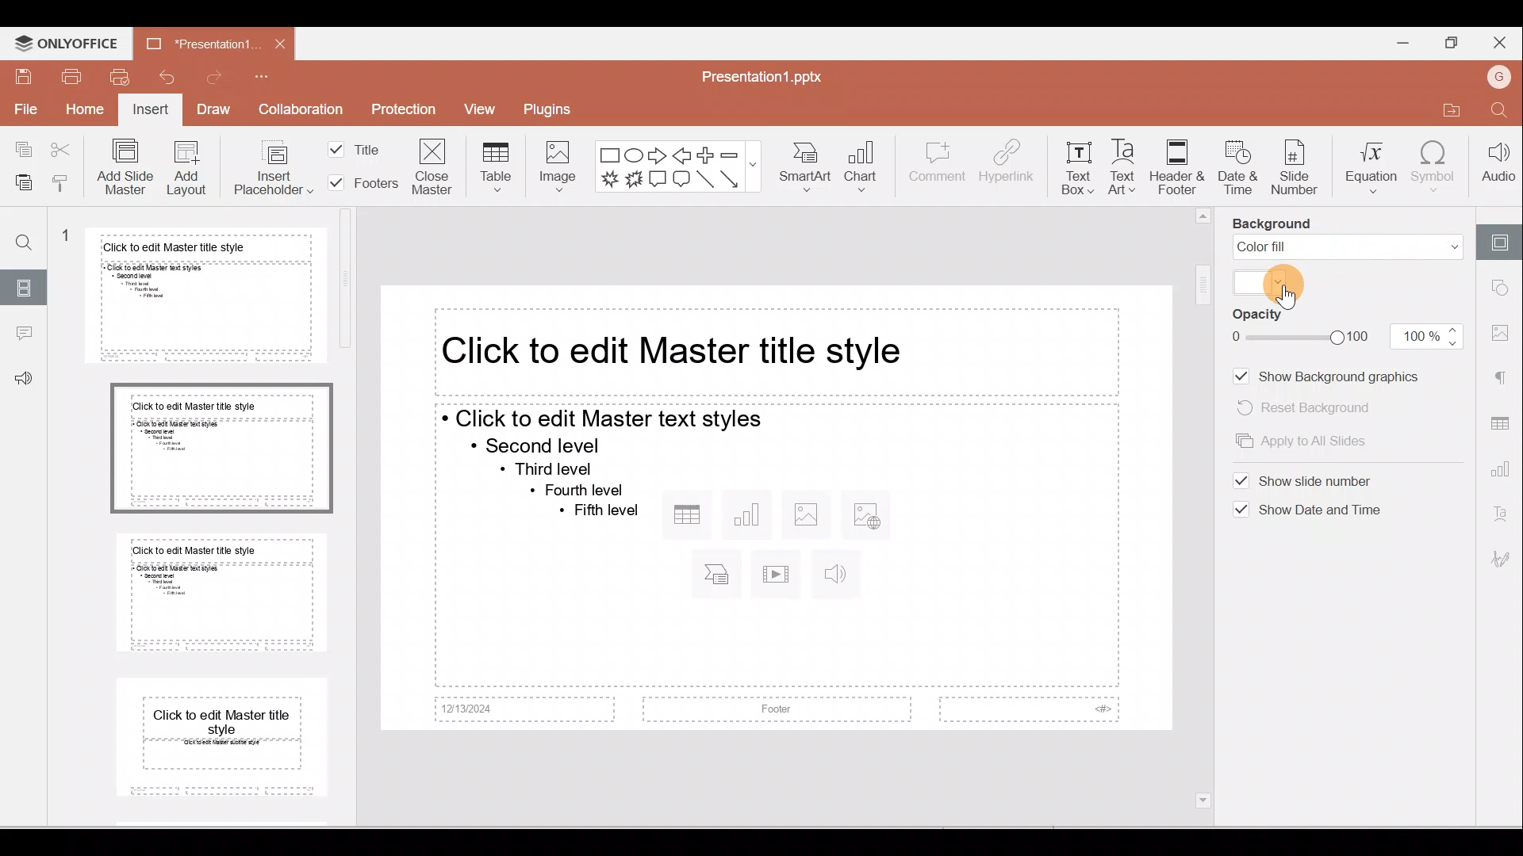 This screenshot has height=856, width=1523. Describe the element at coordinates (123, 167) in the screenshot. I see `Add slide master` at that location.